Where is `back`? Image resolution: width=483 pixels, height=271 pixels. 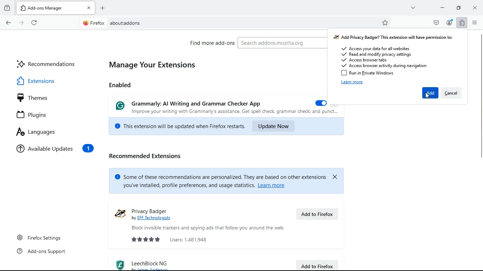 back is located at coordinates (7, 23).